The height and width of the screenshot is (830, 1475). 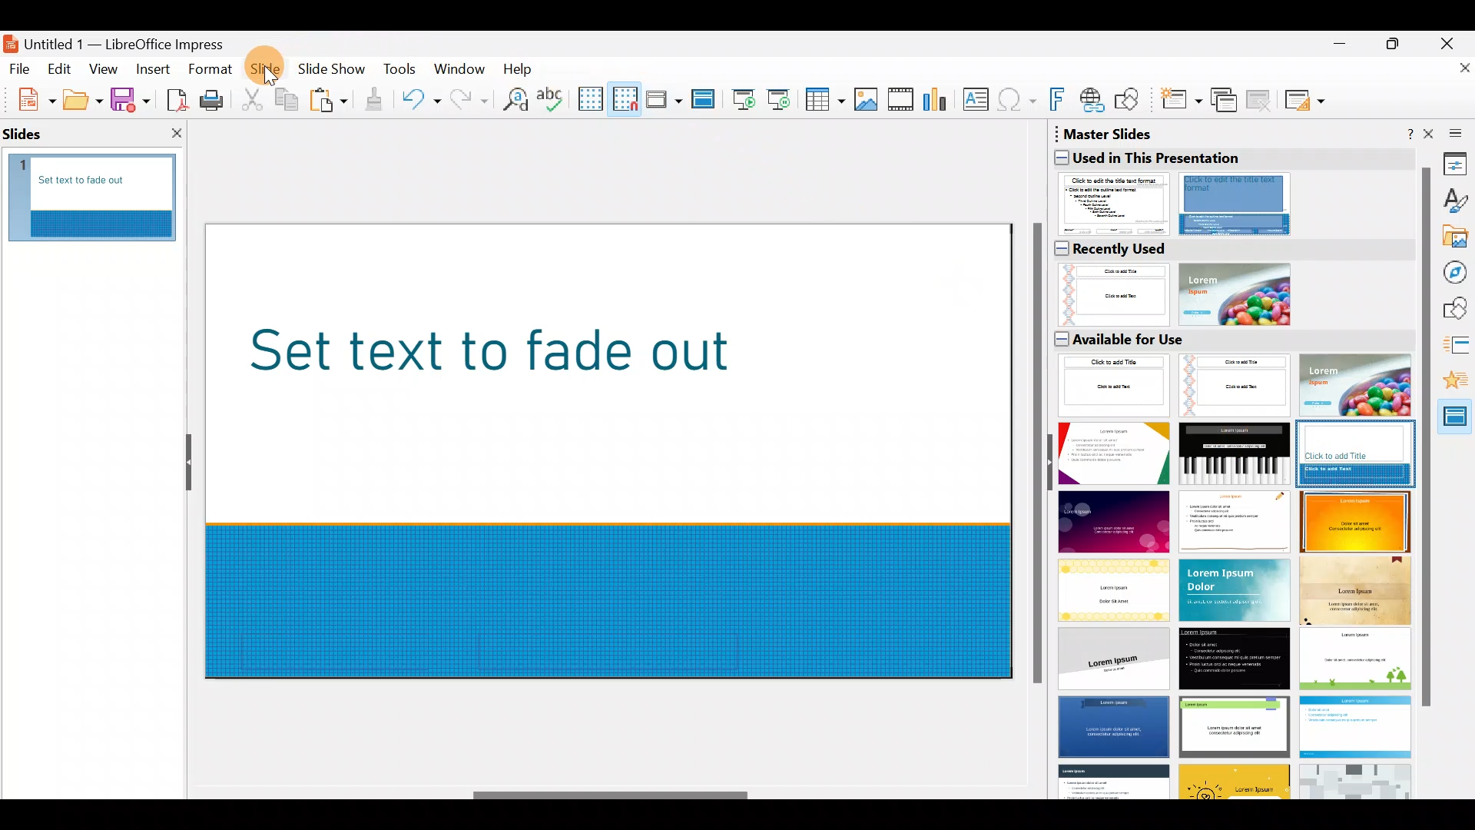 I want to click on Spelling, so click(x=552, y=98).